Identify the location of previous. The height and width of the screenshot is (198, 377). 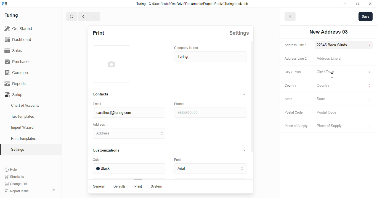
(83, 16).